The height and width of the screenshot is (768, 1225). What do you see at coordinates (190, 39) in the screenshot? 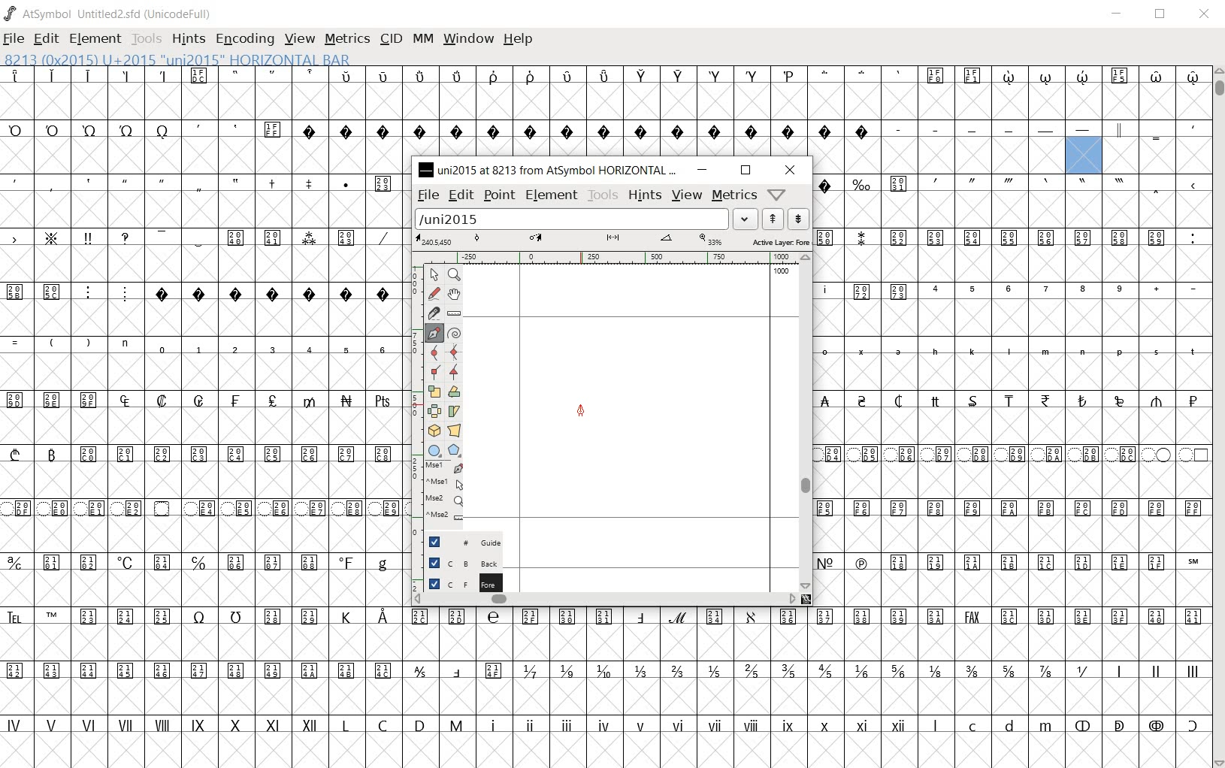
I see `HINTS` at bounding box center [190, 39].